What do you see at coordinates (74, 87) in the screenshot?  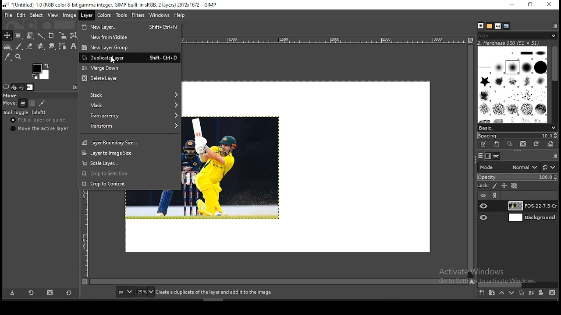 I see `tool` at bounding box center [74, 87].